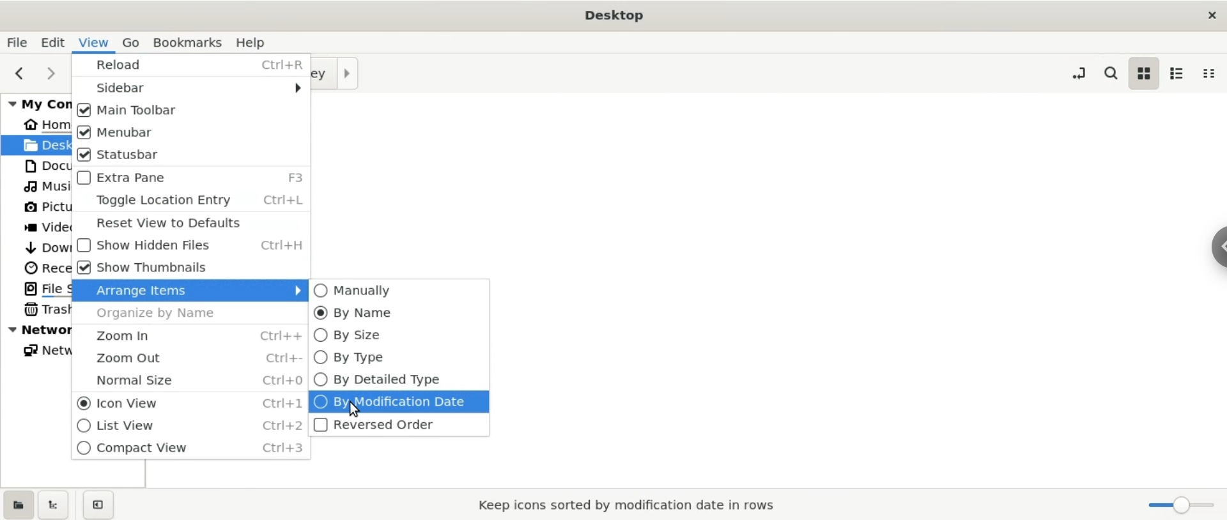 The image size is (1227, 520). I want to click on show hidden files, so click(189, 245).